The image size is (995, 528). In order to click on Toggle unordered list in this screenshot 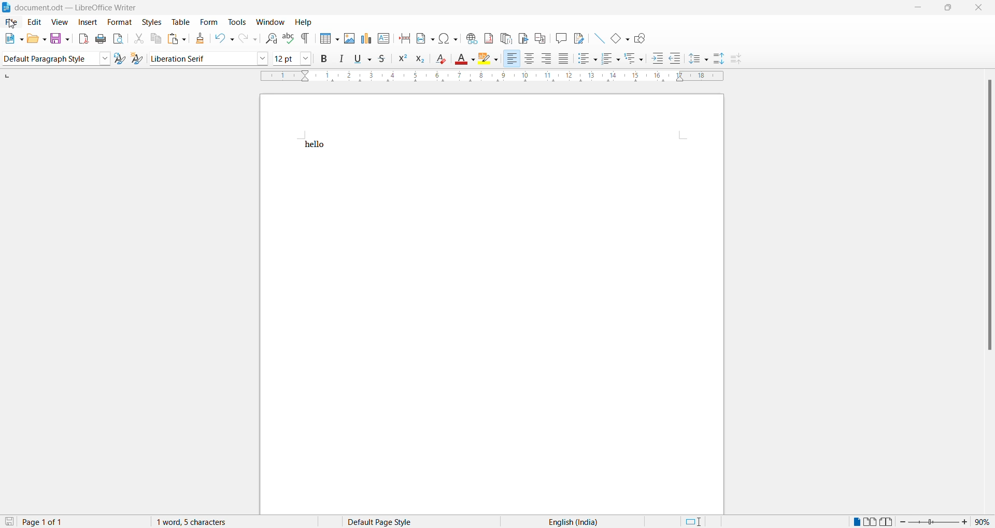, I will do `click(586, 59)`.